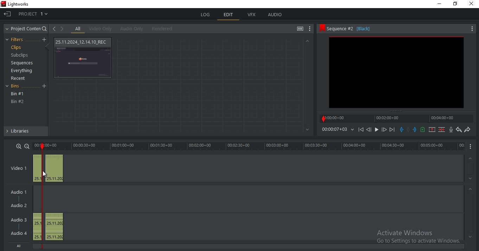  I want to click on clips, so click(16, 47).